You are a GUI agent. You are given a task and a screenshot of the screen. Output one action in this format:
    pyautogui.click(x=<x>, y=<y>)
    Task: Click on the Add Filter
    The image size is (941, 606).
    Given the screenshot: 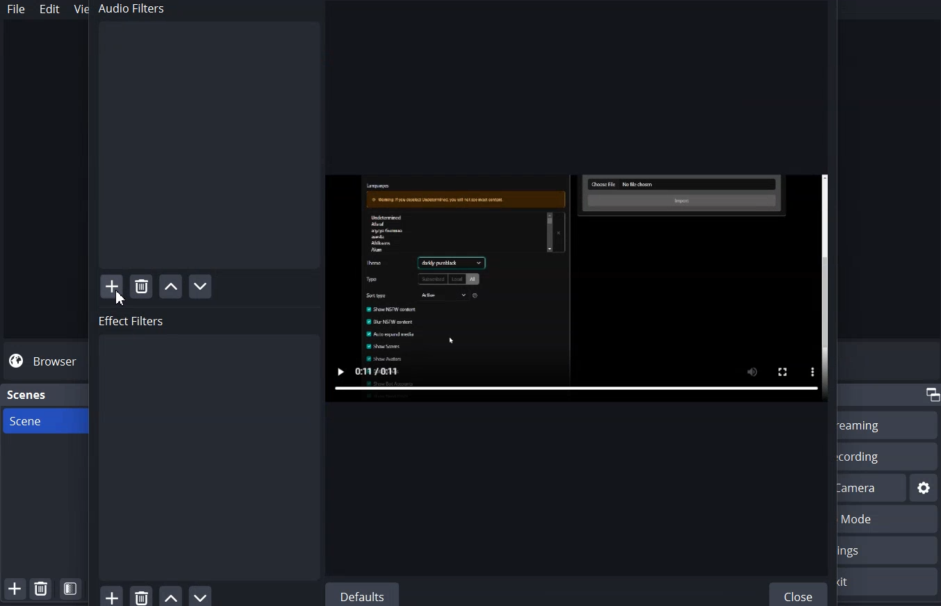 What is the action you would take?
    pyautogui.click(x=111, y=286)
    